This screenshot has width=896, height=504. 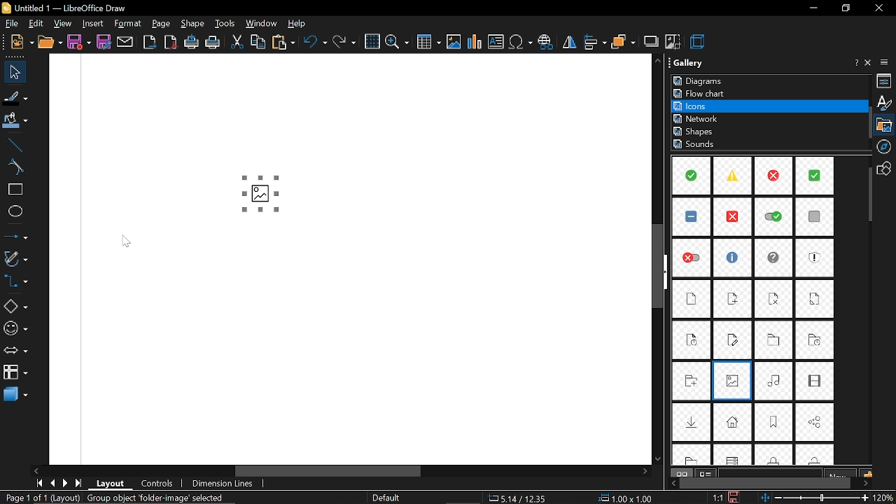 What do you see at coordinates (191, 43) in the screenshot?
I see `print directly` at bounding box center [191, 43].